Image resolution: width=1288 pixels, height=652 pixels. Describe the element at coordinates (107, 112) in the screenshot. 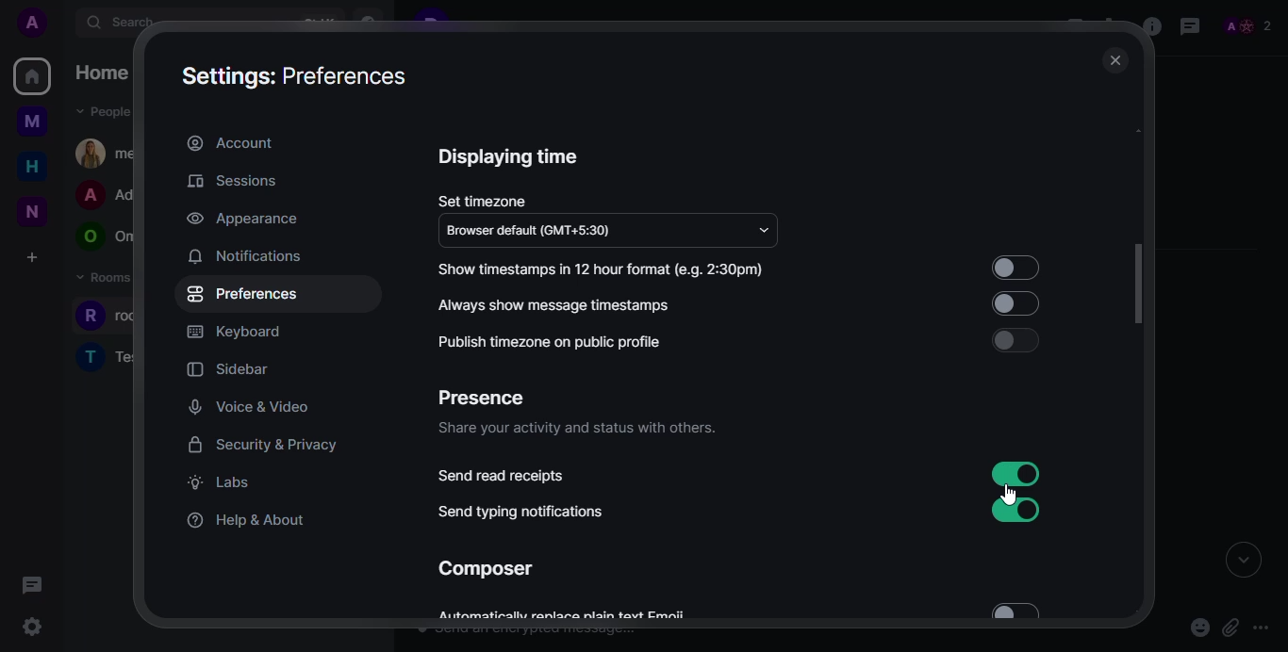

I see `people` at that location.